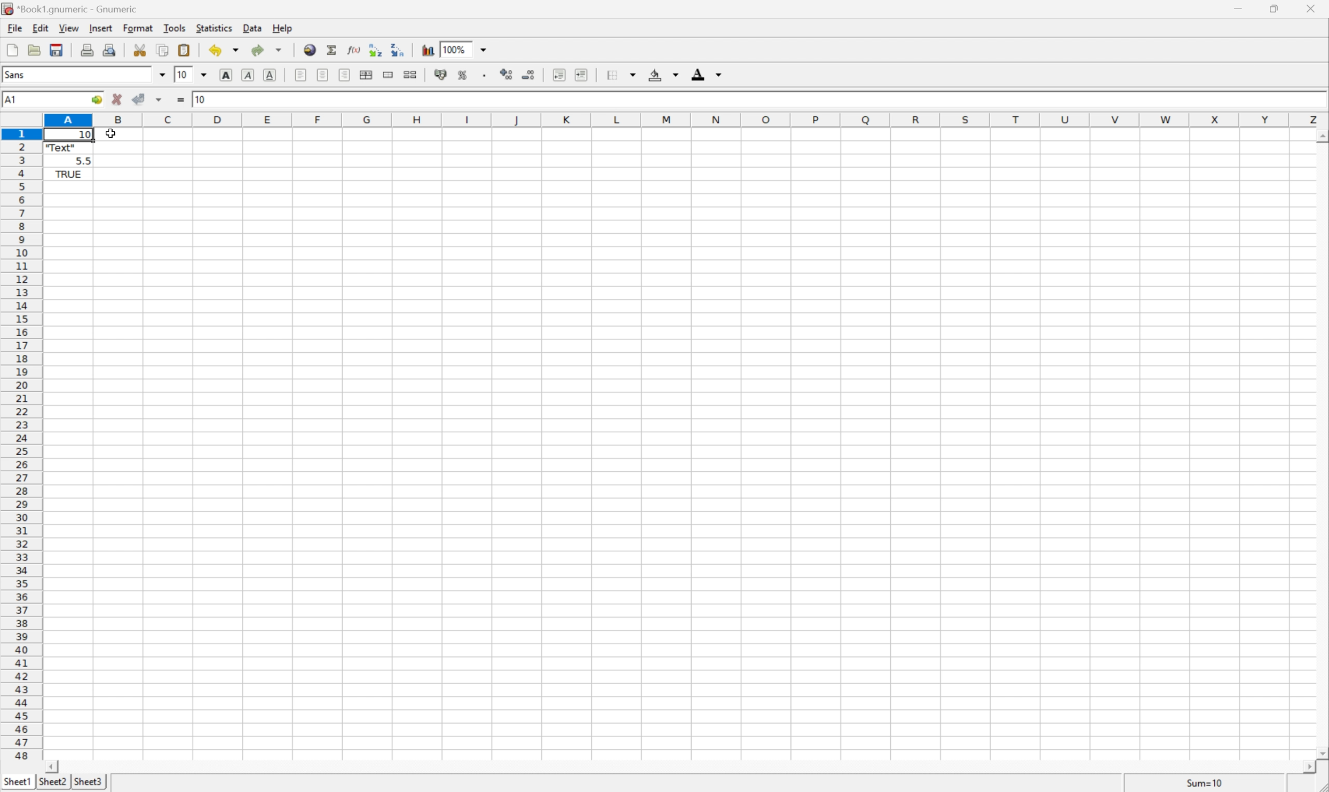 This screenshot has width=1329, height=792. Describe the element at coordinates (68, 176) in the screenshot. I see `TRUE` at that location.